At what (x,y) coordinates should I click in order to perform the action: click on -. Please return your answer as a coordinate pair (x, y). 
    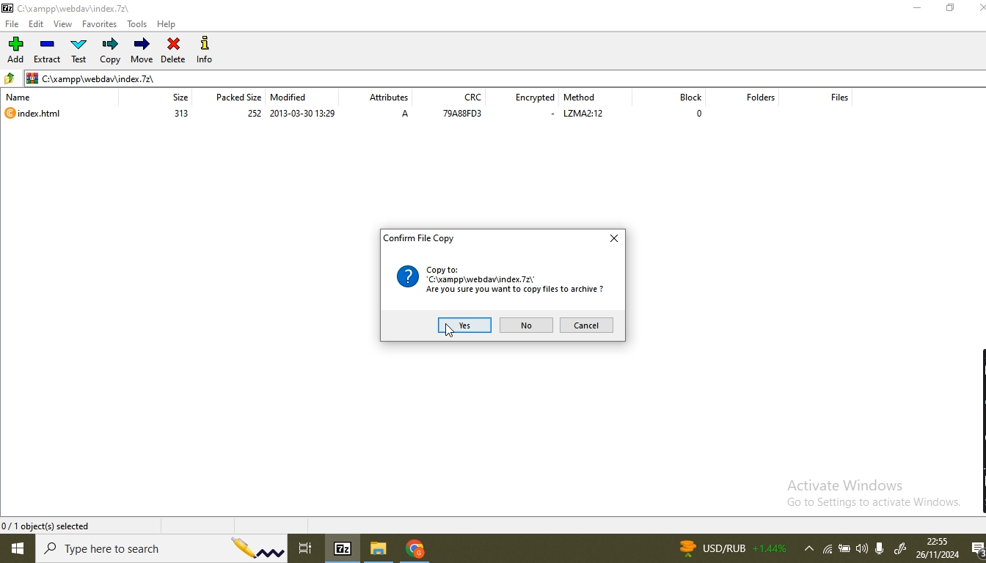
    Looking at the image, I should click on (544, 116).